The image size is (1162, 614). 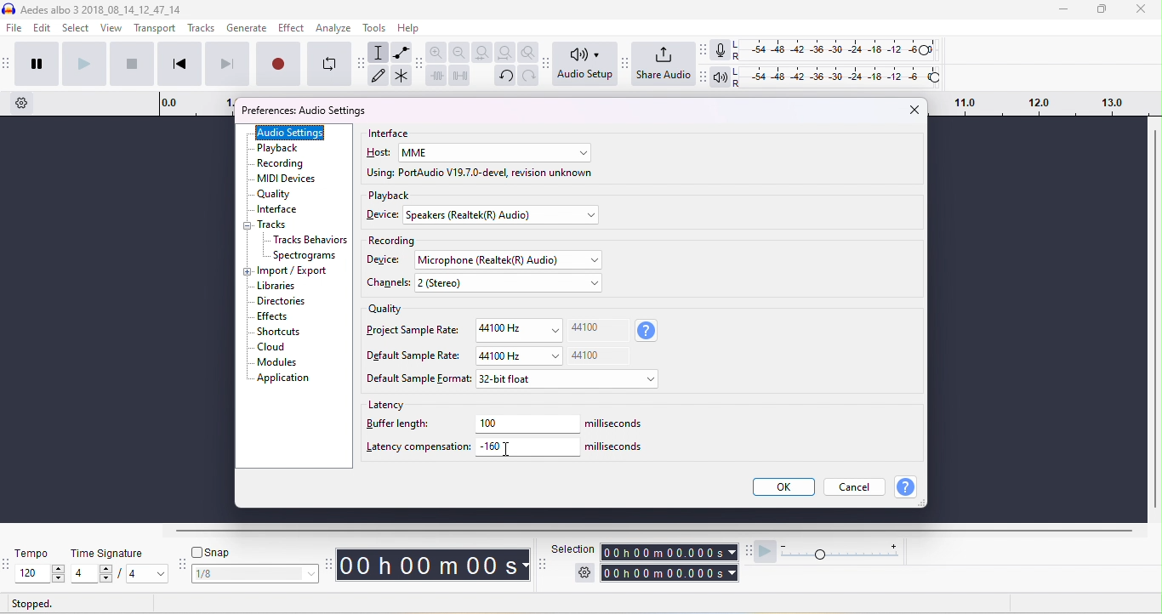 I want to click on latency, so click(x=389, y=404).